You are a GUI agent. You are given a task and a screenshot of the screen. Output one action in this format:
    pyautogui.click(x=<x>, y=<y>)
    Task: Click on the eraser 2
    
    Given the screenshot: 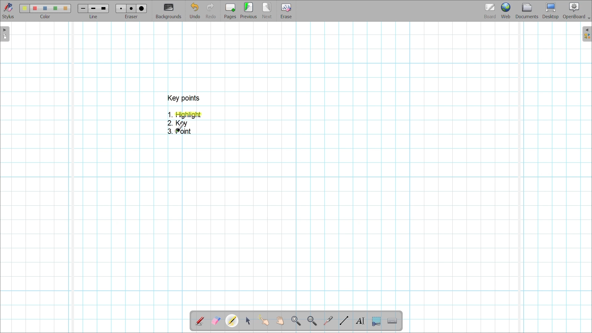 What is the action you would take?
    pyautogui.click(x=131, y=8)
    